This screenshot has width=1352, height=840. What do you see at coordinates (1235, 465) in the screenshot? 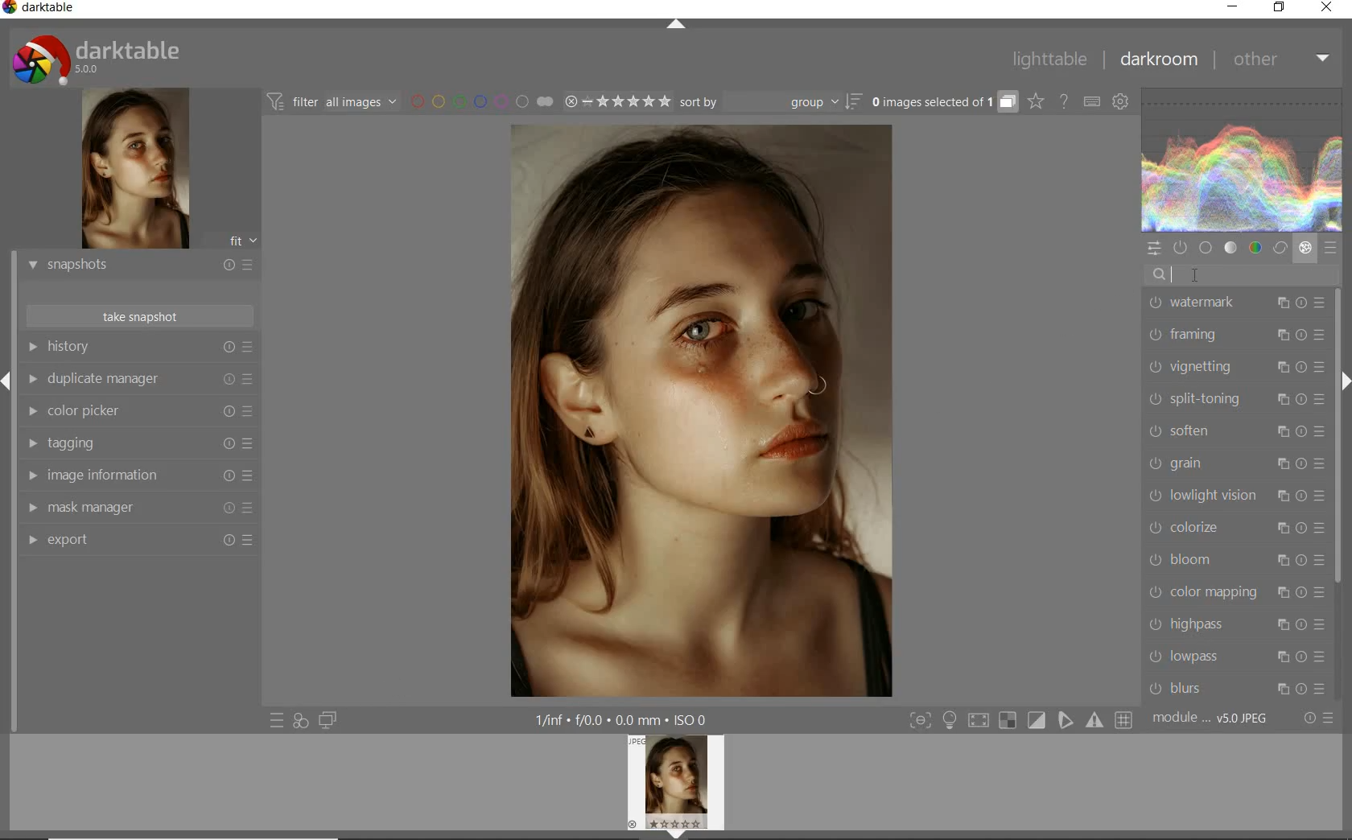
I see `grain` at bounding box center [1235, 465].